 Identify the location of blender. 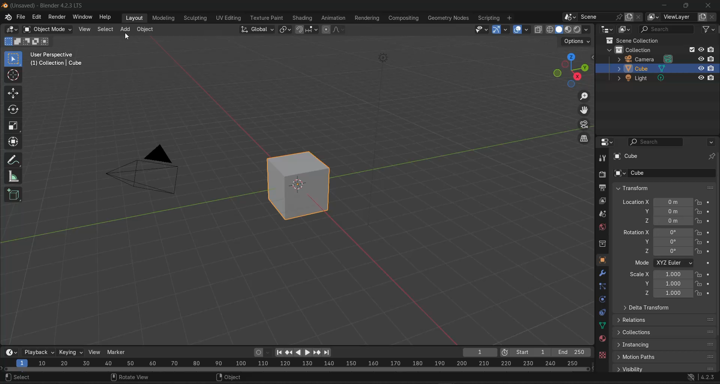
(7, 18).